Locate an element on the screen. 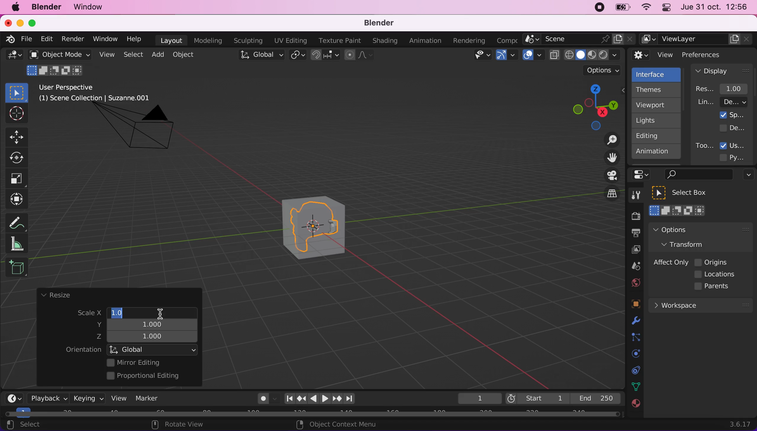 The image size is (757, 431). global is located at coordinates (153, 349).